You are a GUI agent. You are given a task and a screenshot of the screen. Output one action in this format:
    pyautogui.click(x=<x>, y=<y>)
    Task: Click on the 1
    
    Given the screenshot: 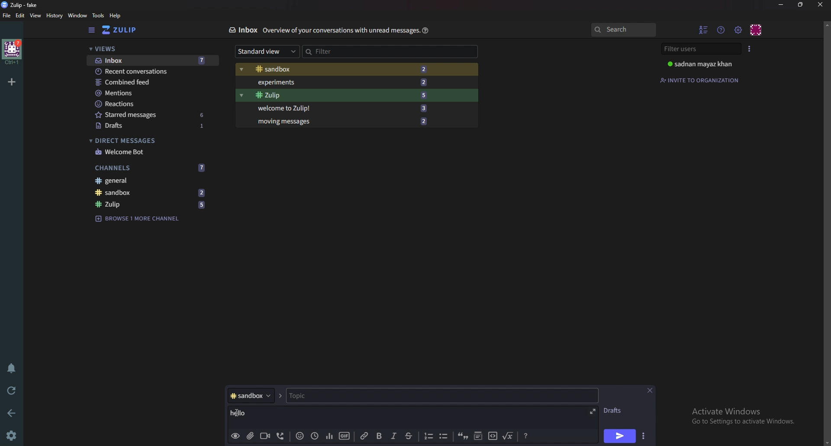 What is the action you would take?
    pyautogui.click(x=207, y=128)
    